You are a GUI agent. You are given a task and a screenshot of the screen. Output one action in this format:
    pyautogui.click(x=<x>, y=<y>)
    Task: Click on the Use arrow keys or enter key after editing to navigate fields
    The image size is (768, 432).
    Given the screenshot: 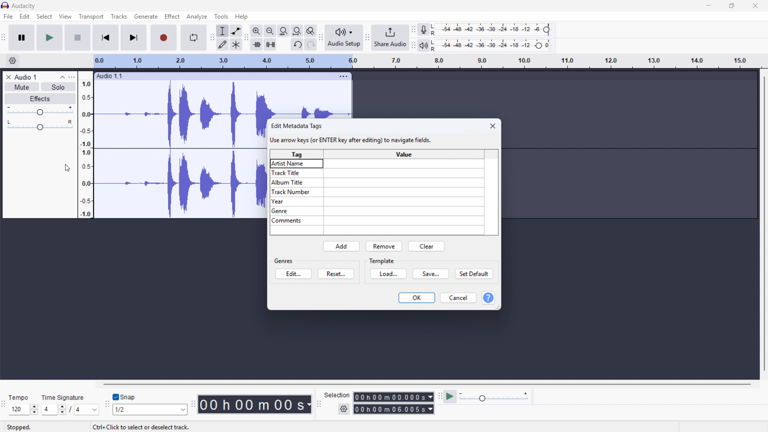 What is the action you would take?
    pyautogui.click(x=351, y=139)
    